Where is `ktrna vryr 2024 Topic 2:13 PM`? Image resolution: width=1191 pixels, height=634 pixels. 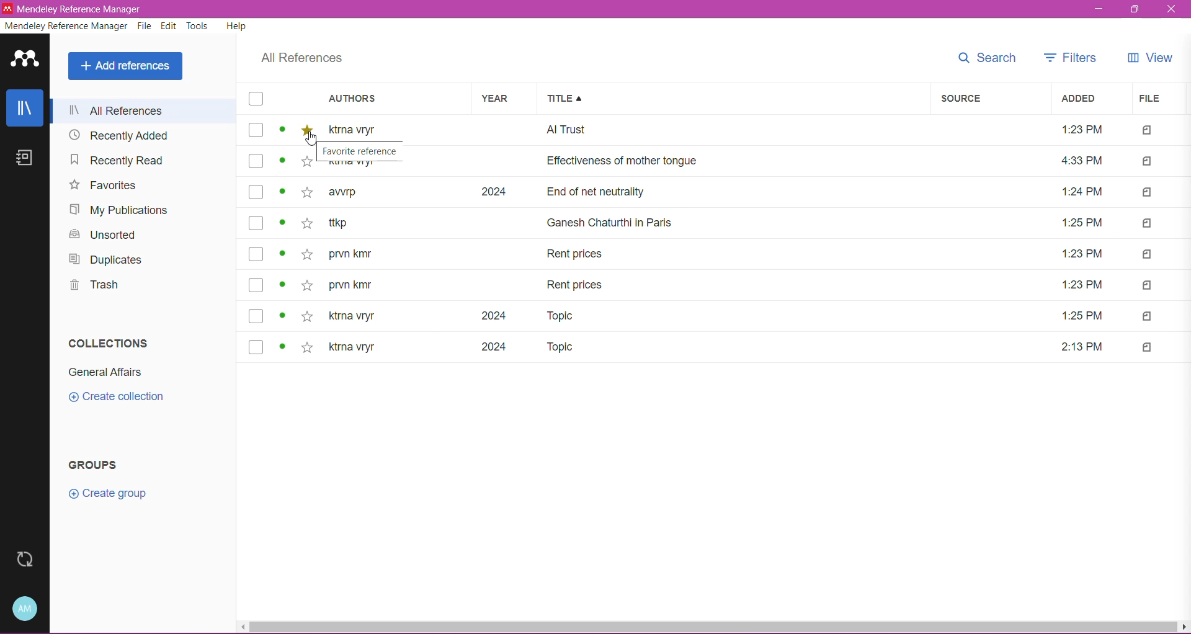
ktrna vryr 2024 Topic 2:13 PM is located at coordinates (718, 347).